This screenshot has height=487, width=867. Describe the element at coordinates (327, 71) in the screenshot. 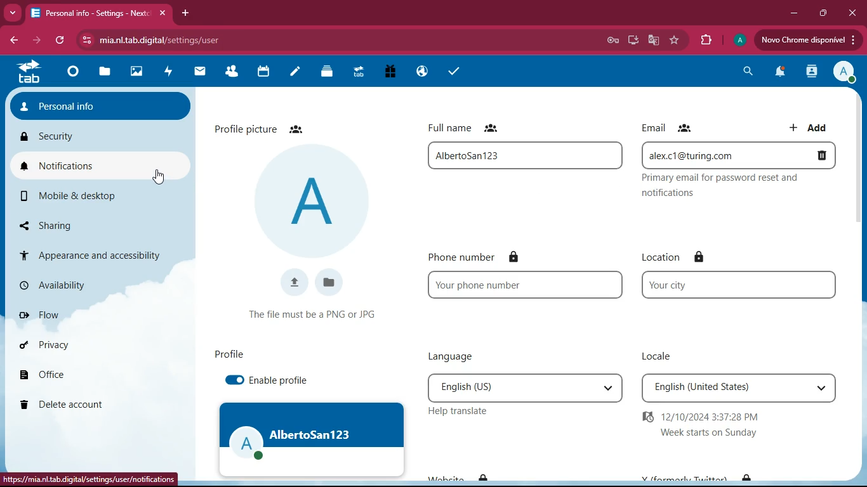

I see `layers` at that location.